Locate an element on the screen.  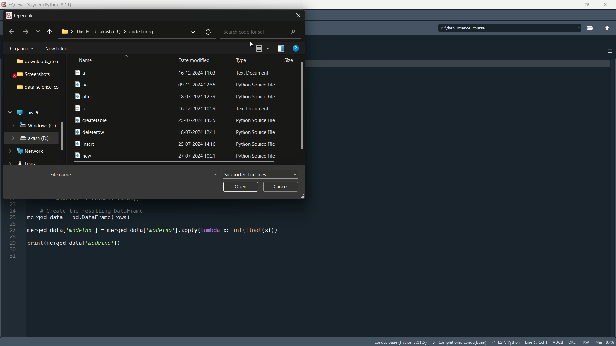
file-1 is located at coordinates (176, 72).